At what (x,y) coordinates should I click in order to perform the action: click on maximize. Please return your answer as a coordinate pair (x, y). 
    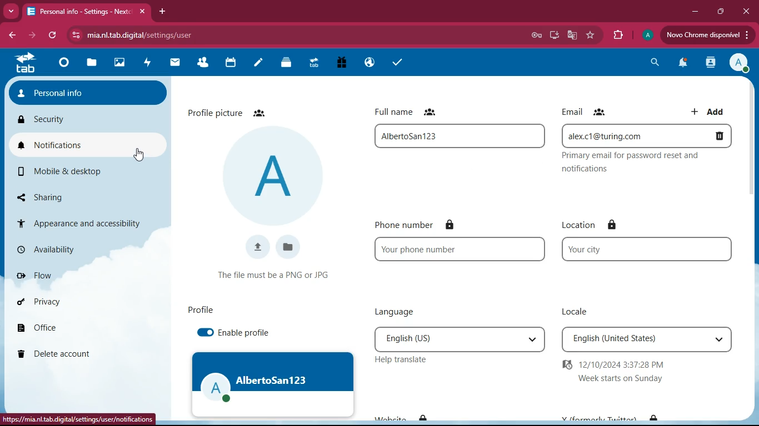
    Looking at the image, I should click on (718, 12).